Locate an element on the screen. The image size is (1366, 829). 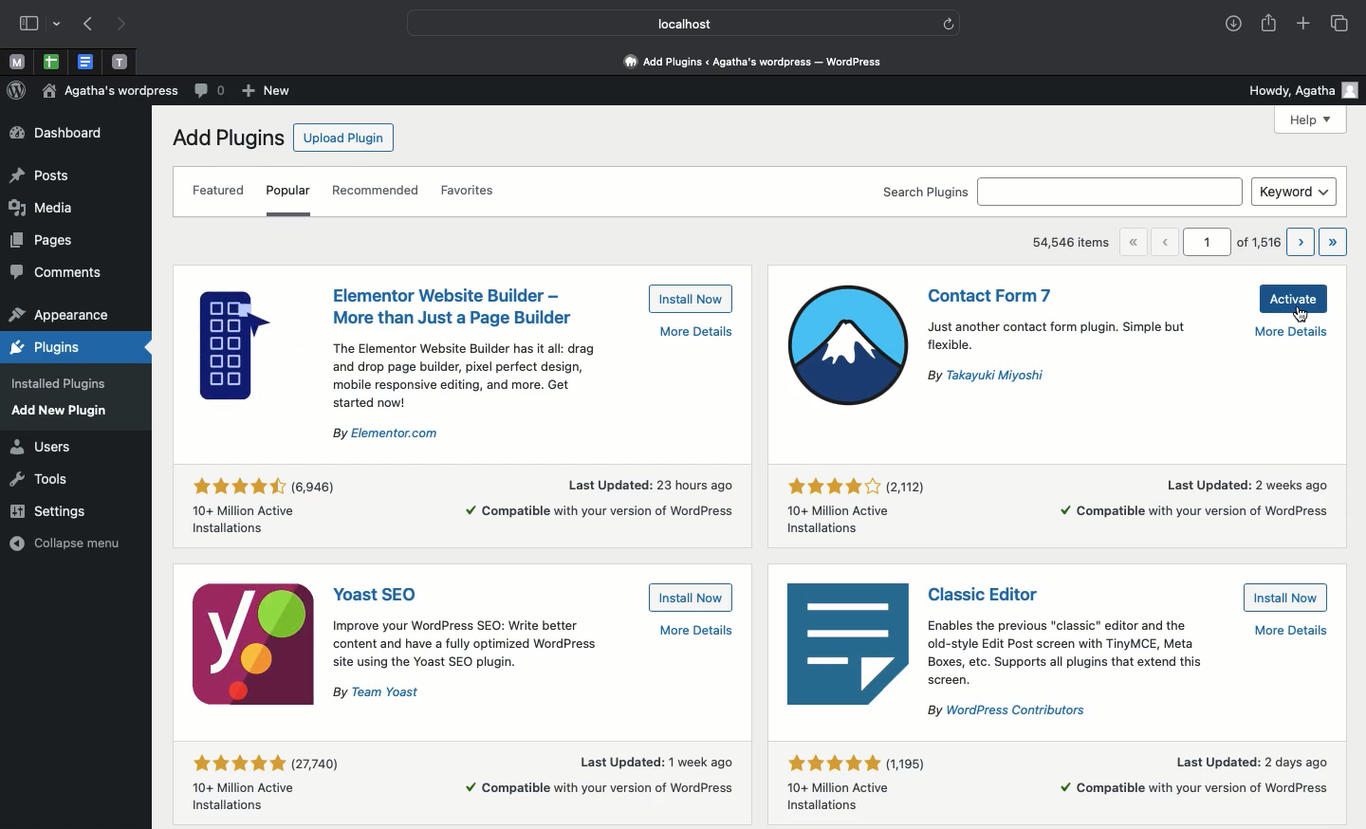
users is located at coordinates (43, 448).